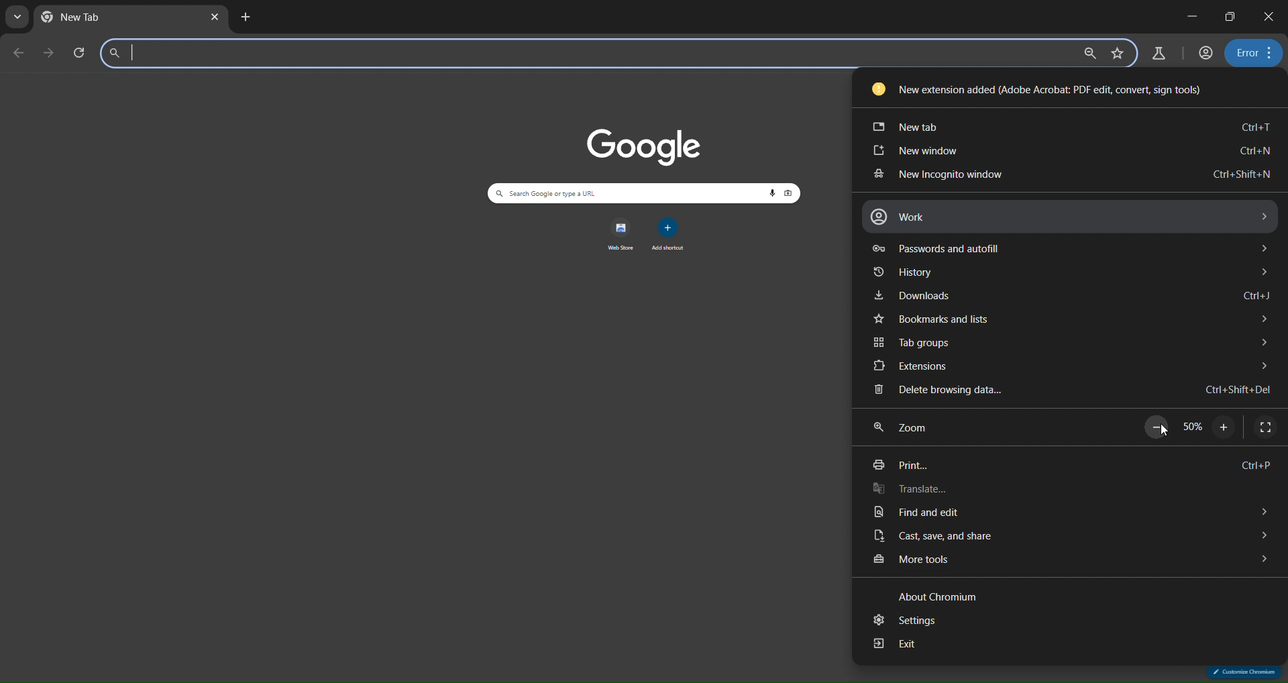 This screenshot has height=683, width=1288. Describe the element at coordinates (1075, 297) in the screenshot. I see `downloads` at that location.